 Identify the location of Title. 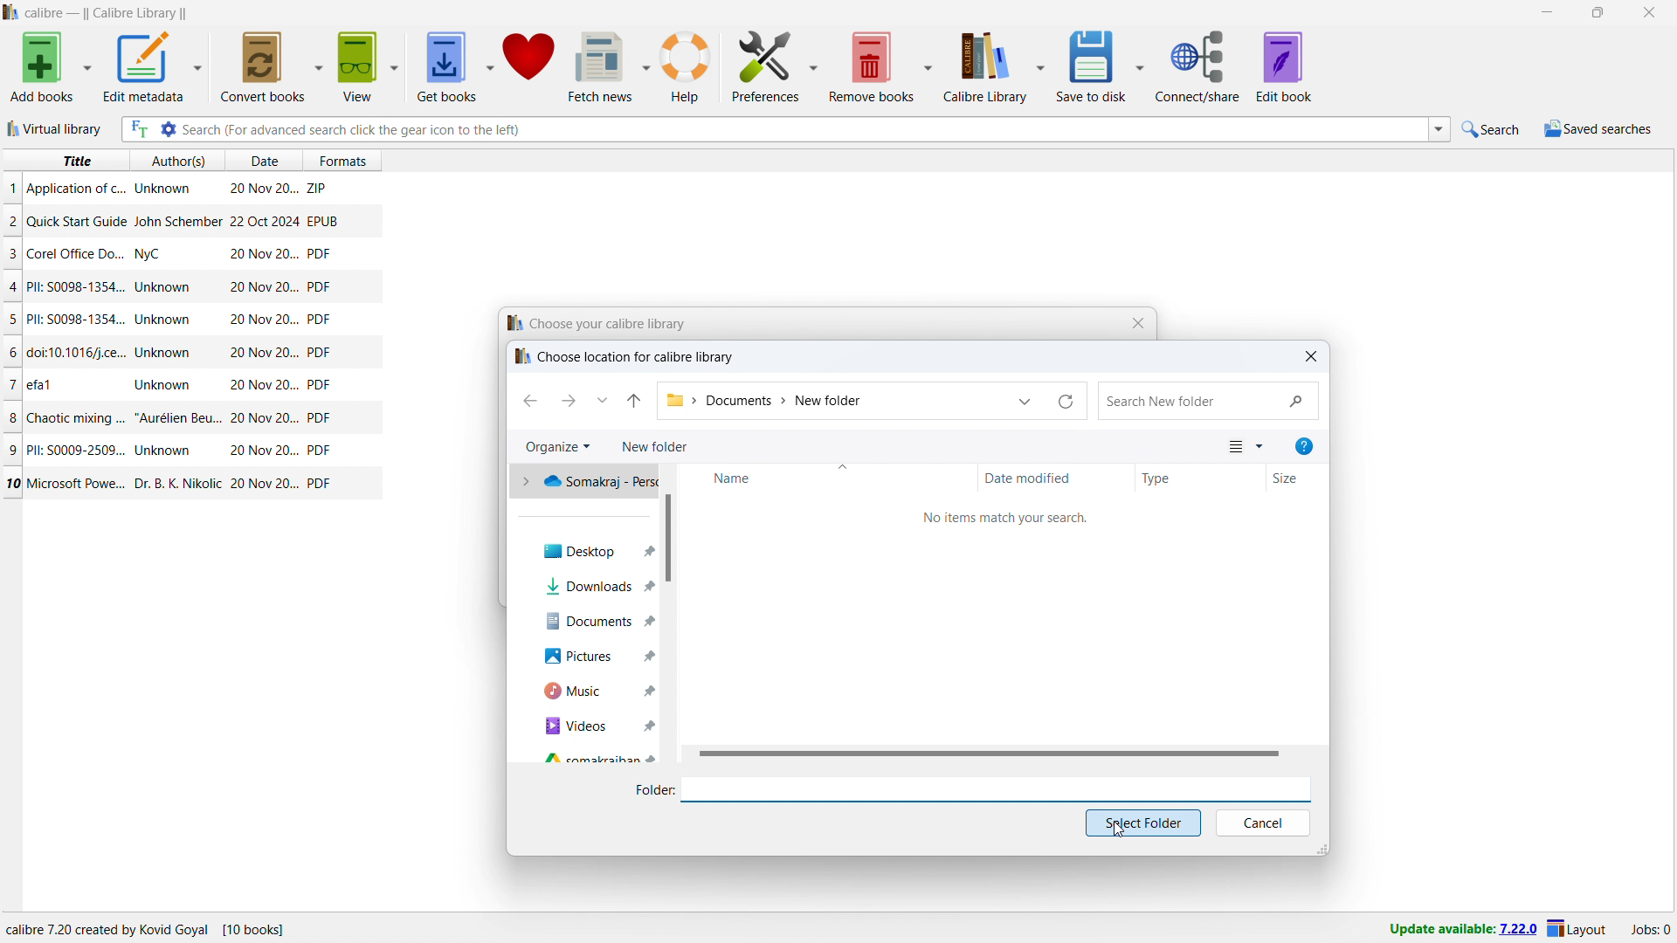
(80, 253).